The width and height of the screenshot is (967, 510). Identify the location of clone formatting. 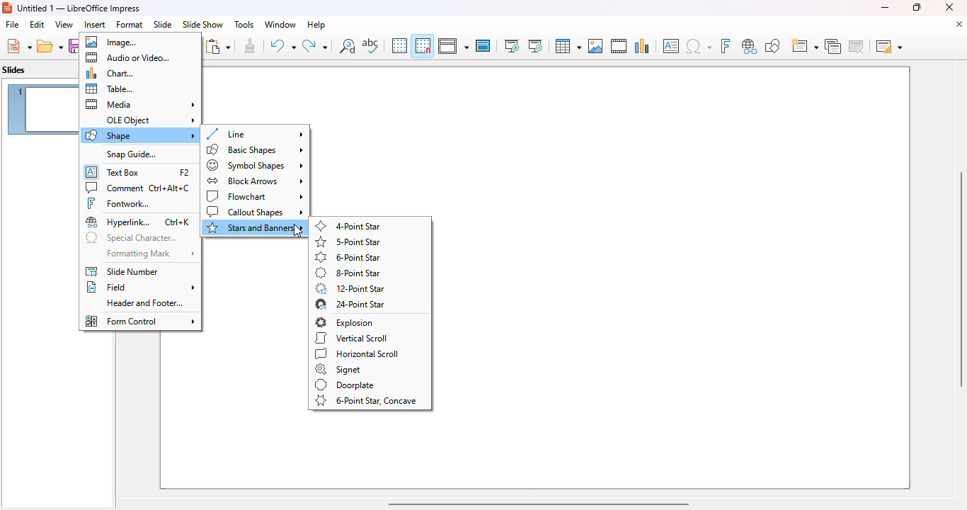
(251, 46).